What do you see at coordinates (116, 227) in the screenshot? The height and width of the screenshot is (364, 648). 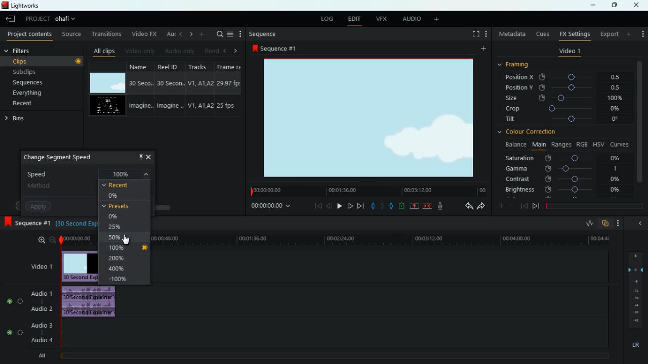 I see `25` at bounding box center [116, 227].